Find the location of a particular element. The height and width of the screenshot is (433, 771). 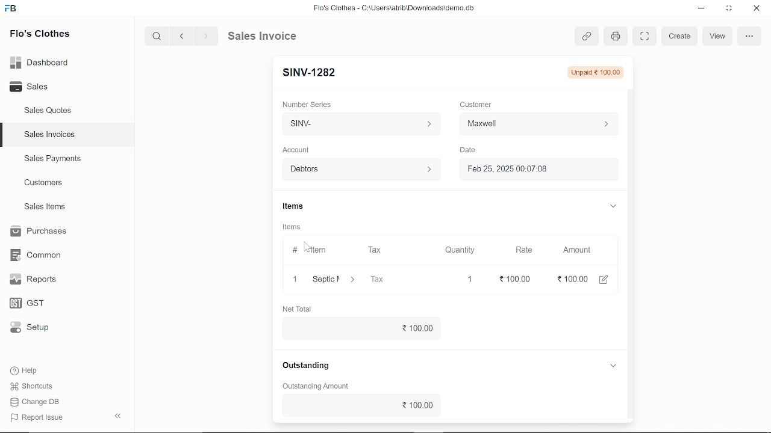

Outstanding is located at coordinates (307, 367).